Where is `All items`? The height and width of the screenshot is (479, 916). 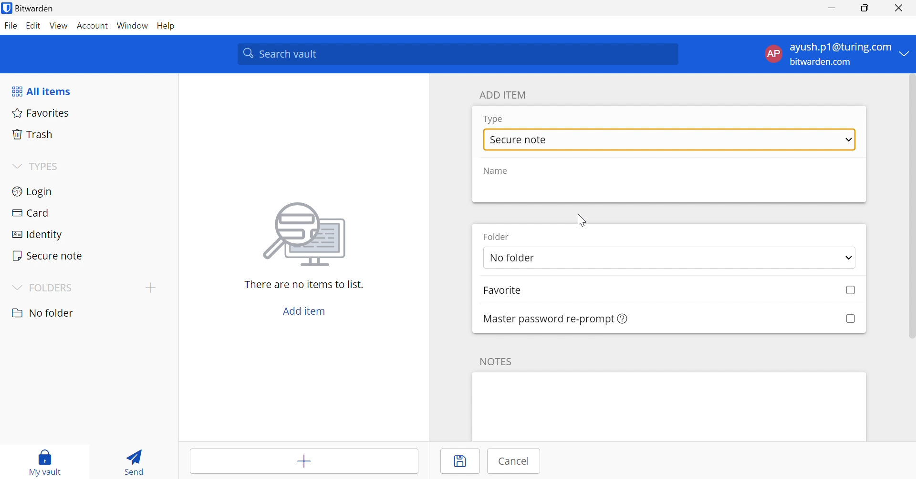 All items is located at coordinates (41, 90).